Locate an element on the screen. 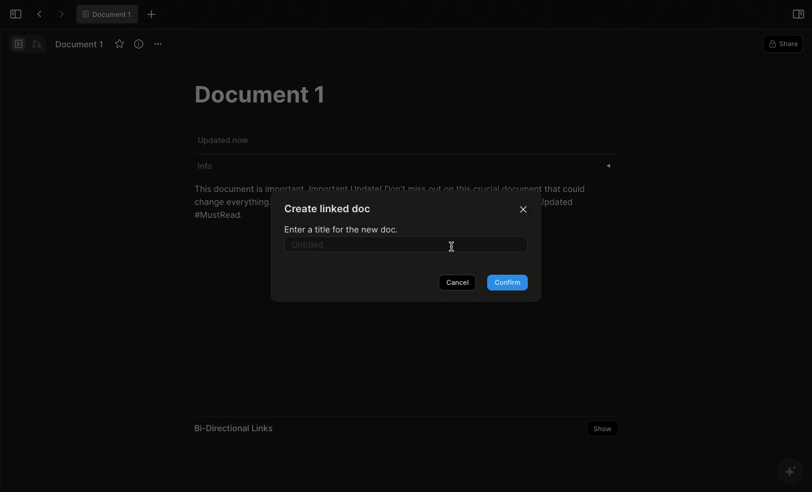 The image size is (812, 492). cursor is located at coordinates (452, 248).